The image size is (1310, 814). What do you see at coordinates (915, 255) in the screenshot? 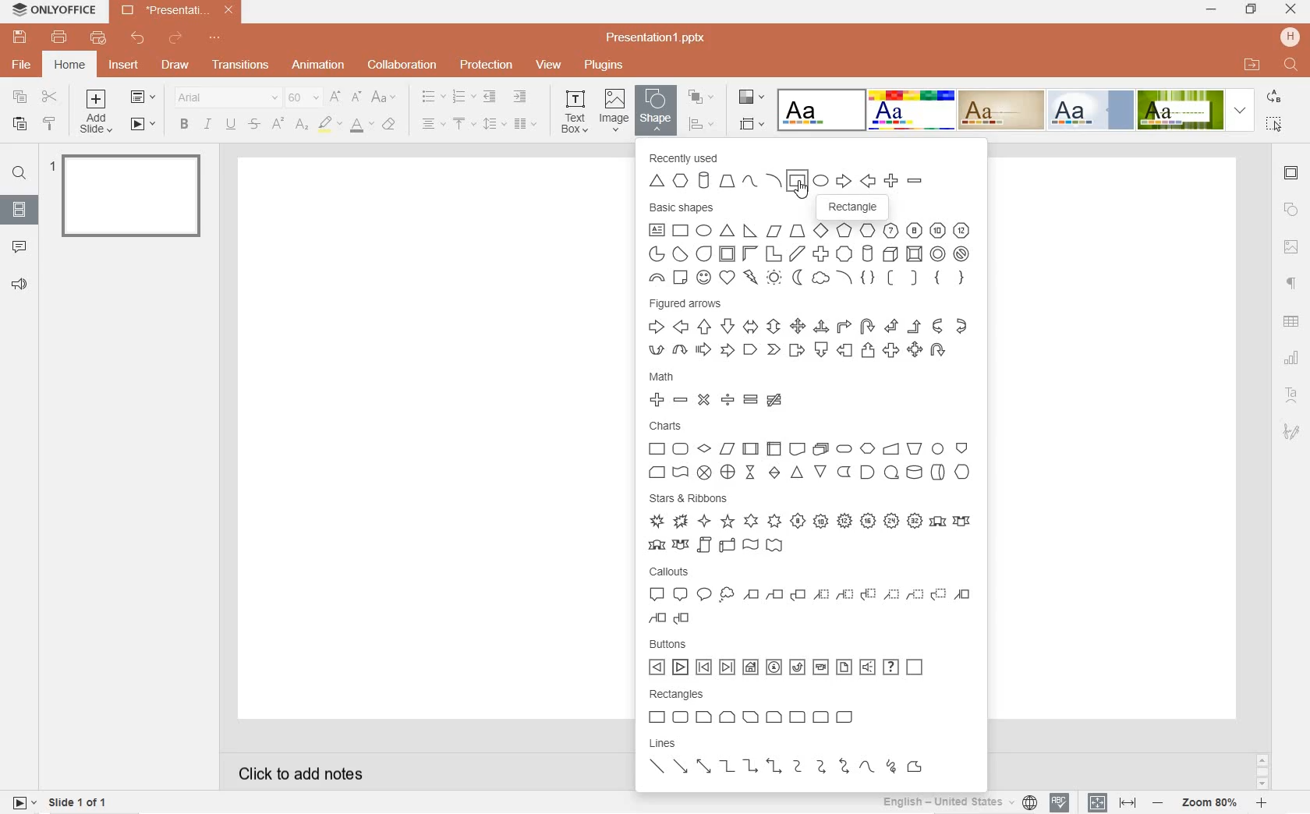
I see `Bevel` at bounding box center [915, 255].